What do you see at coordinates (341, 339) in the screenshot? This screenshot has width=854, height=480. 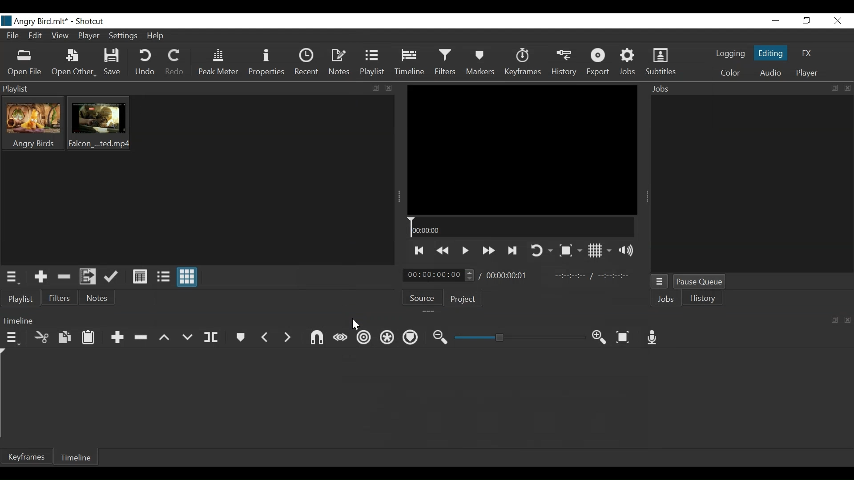 I see `Scrub while dragging` at bounding box center [341, 339].